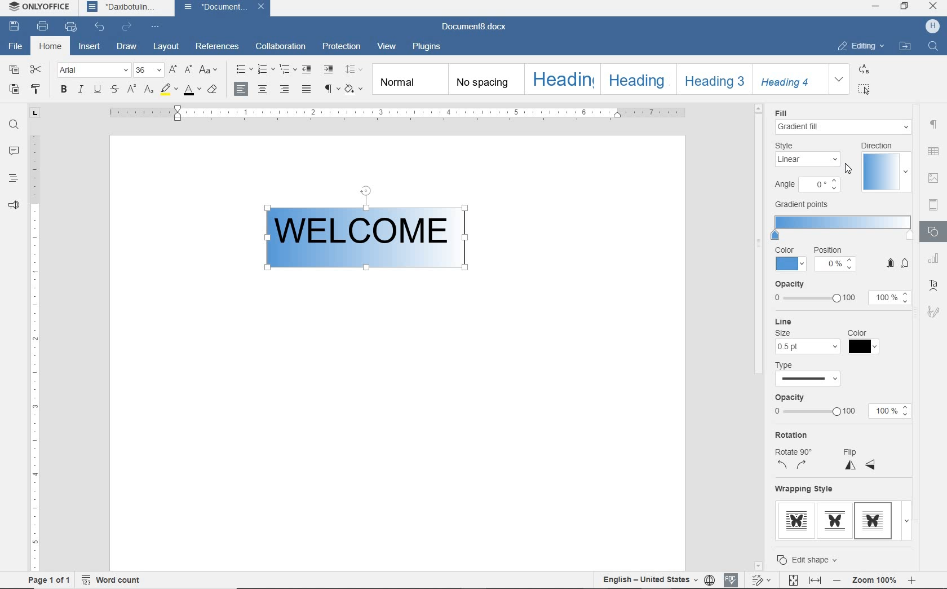 The width and height of the screenshot is (947, 589). I want to click on NONPRINTING CHARACTERS, so click(330, 89).